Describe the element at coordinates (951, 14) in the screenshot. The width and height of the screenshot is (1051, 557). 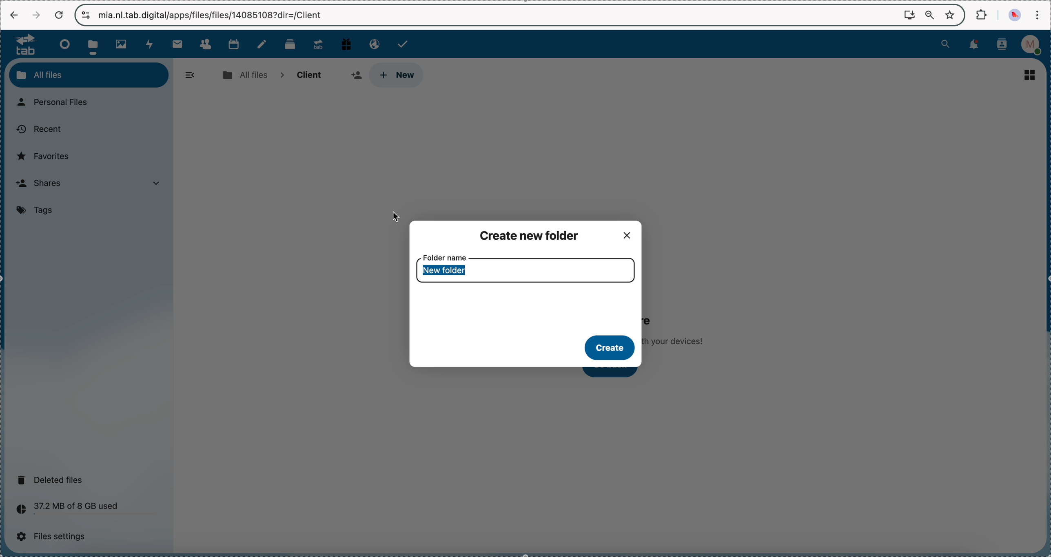
I see `favorites` at that location.